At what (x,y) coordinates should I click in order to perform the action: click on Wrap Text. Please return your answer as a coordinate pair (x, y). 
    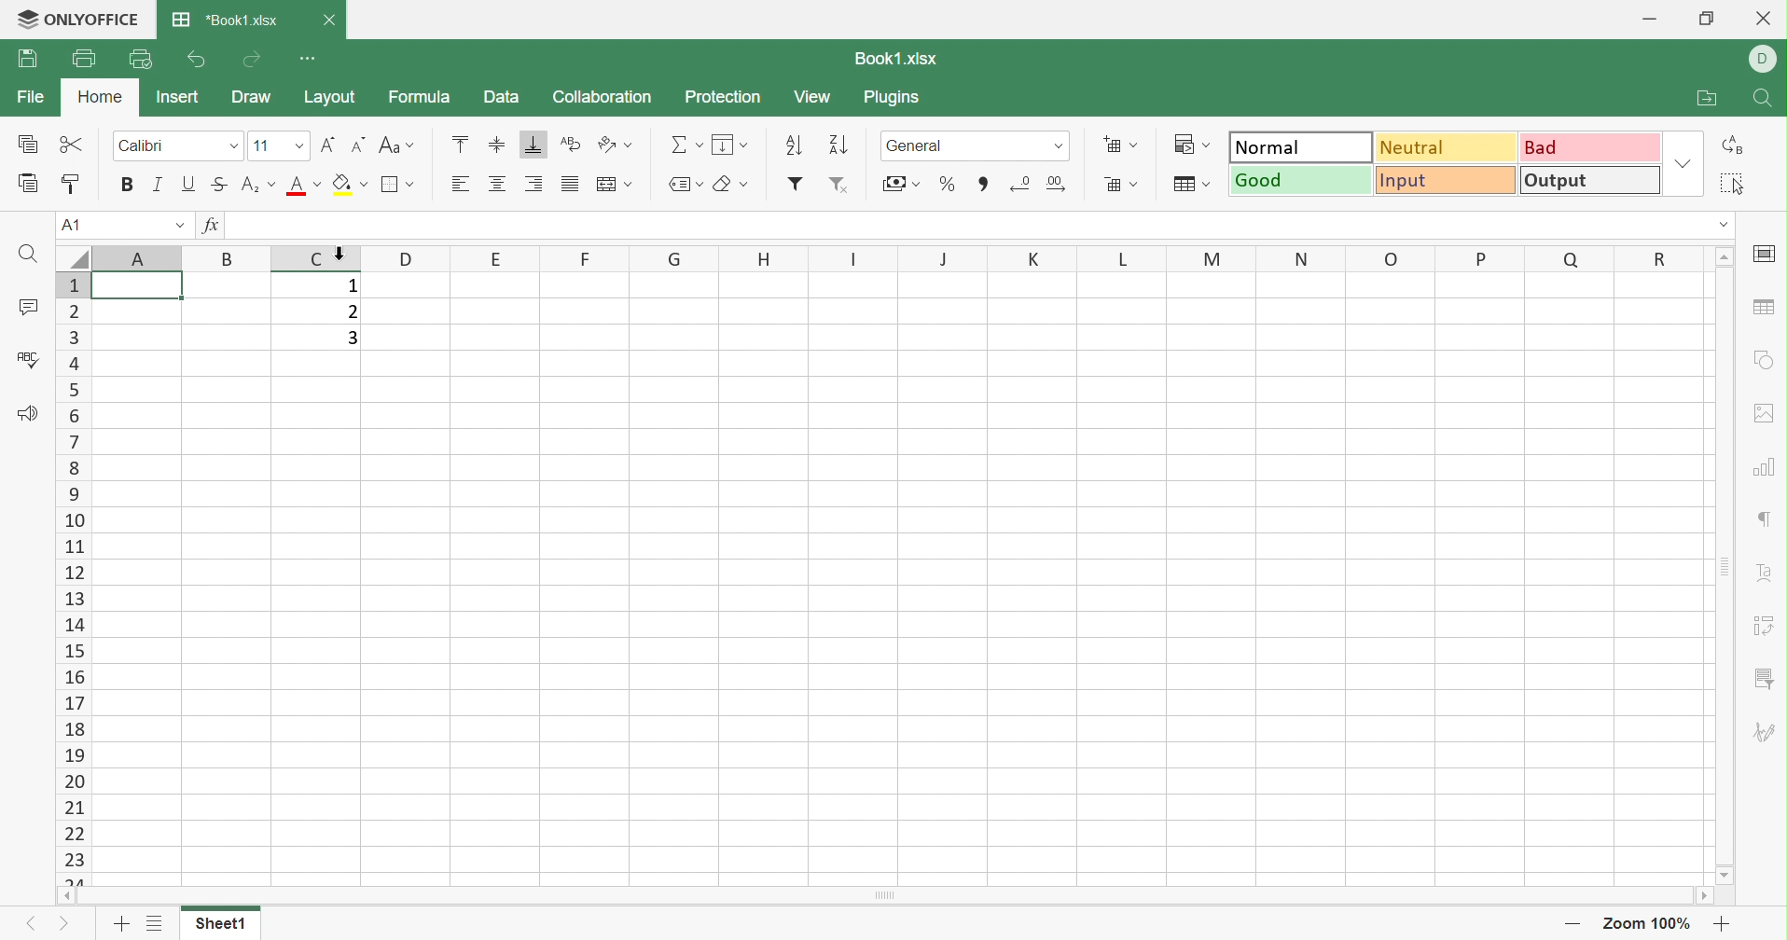
    Looking at the image, I should click on (567, 141).